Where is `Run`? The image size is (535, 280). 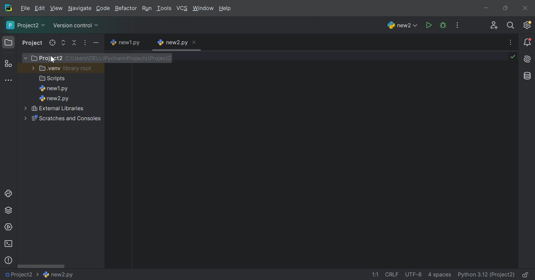
Run is located at coordinates (429, 25).